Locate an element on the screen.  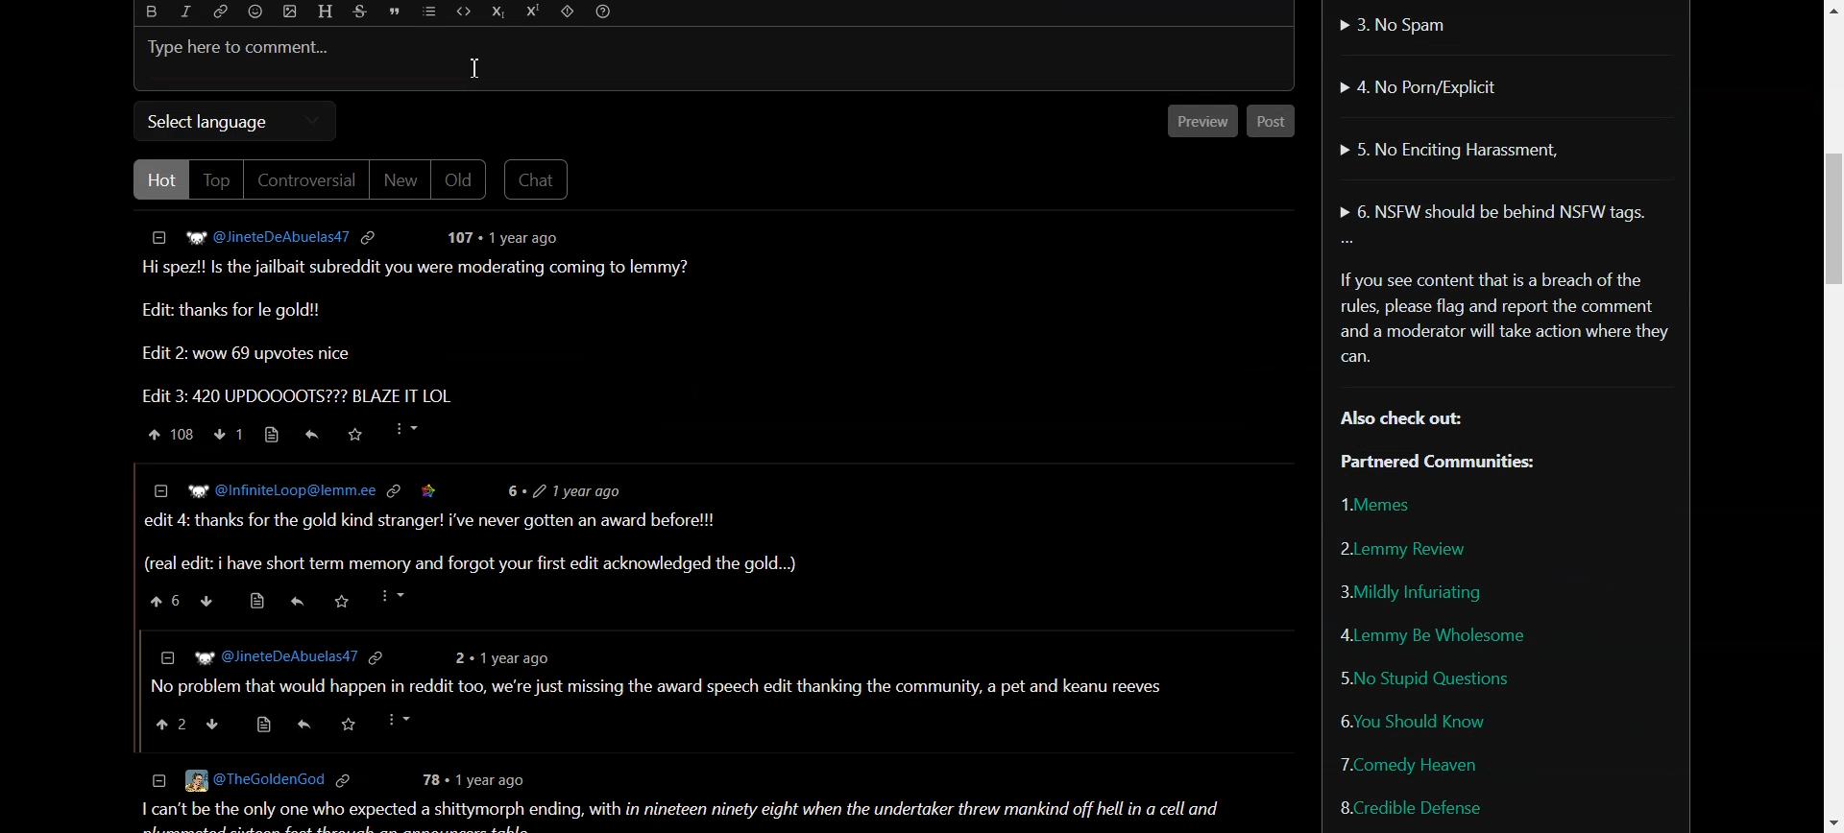
Bold is located at coordinates (152, 12).